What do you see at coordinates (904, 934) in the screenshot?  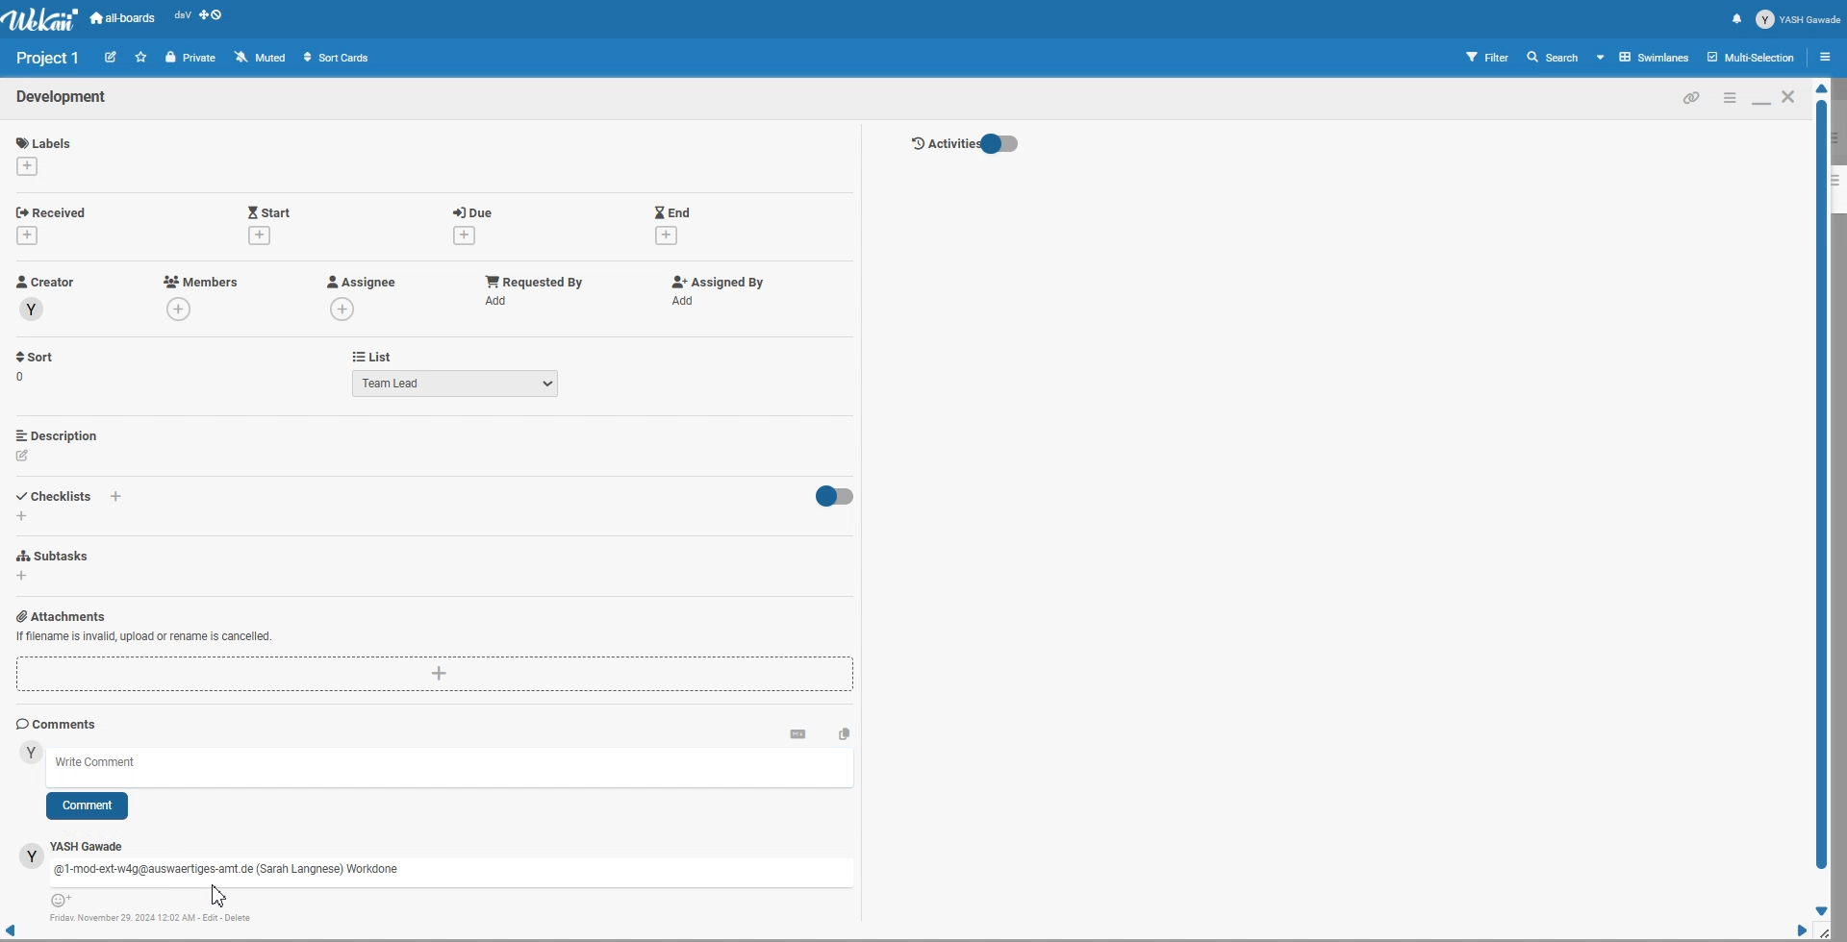 I see `Horizontal Scroll bar` at bounding box center [904, 934].